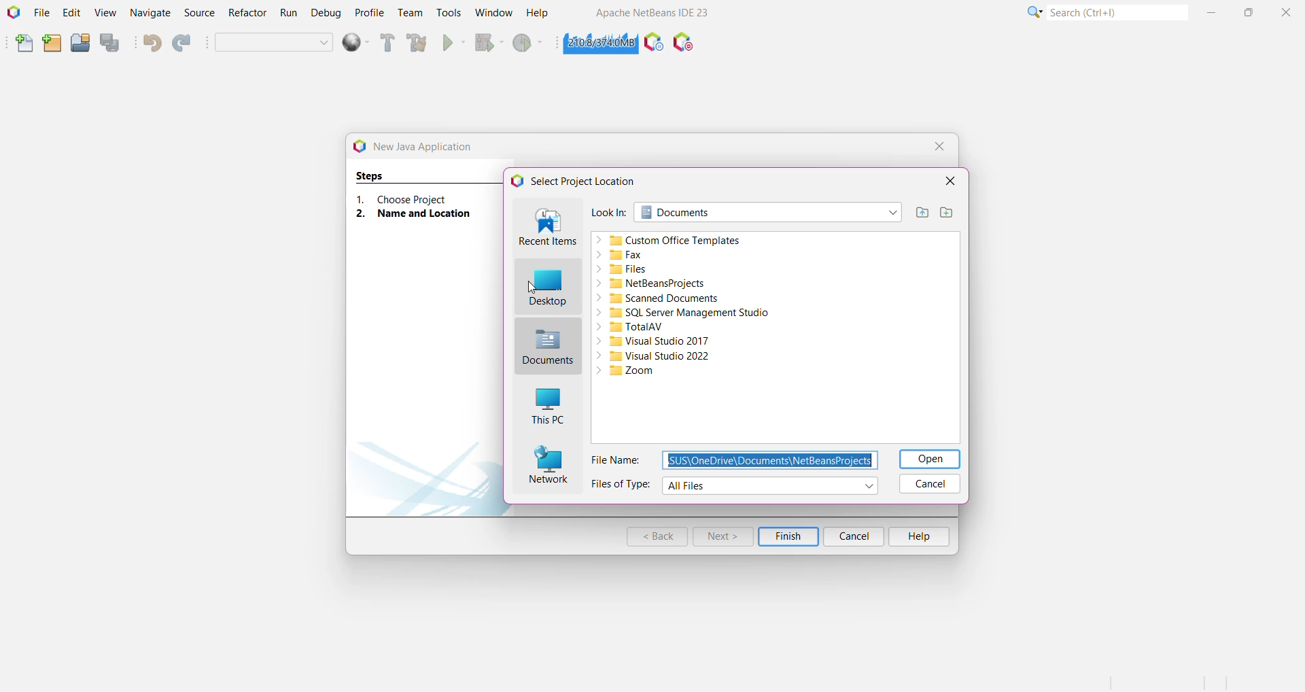  What do you see at coordinates (616, 460) in the screenshot?
I see `File Name` at bounding box center [616, 460].